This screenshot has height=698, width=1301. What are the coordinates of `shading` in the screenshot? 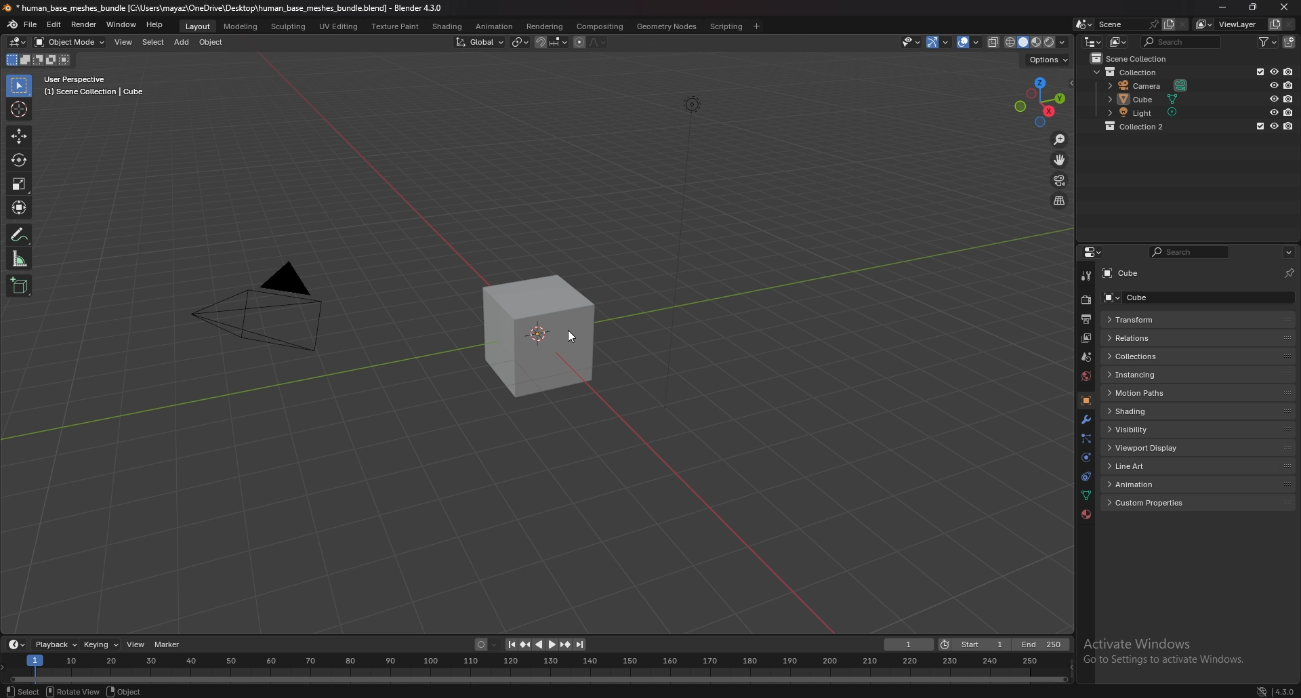 It's located at (1156, 411).